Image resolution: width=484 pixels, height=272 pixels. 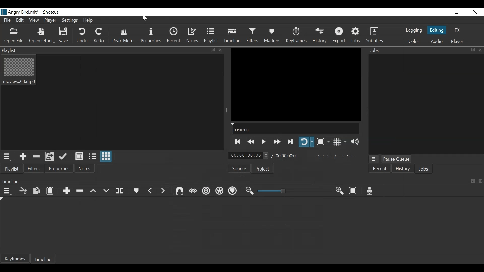 I want to click on Play quickly backward, so click(x=251, y=141).